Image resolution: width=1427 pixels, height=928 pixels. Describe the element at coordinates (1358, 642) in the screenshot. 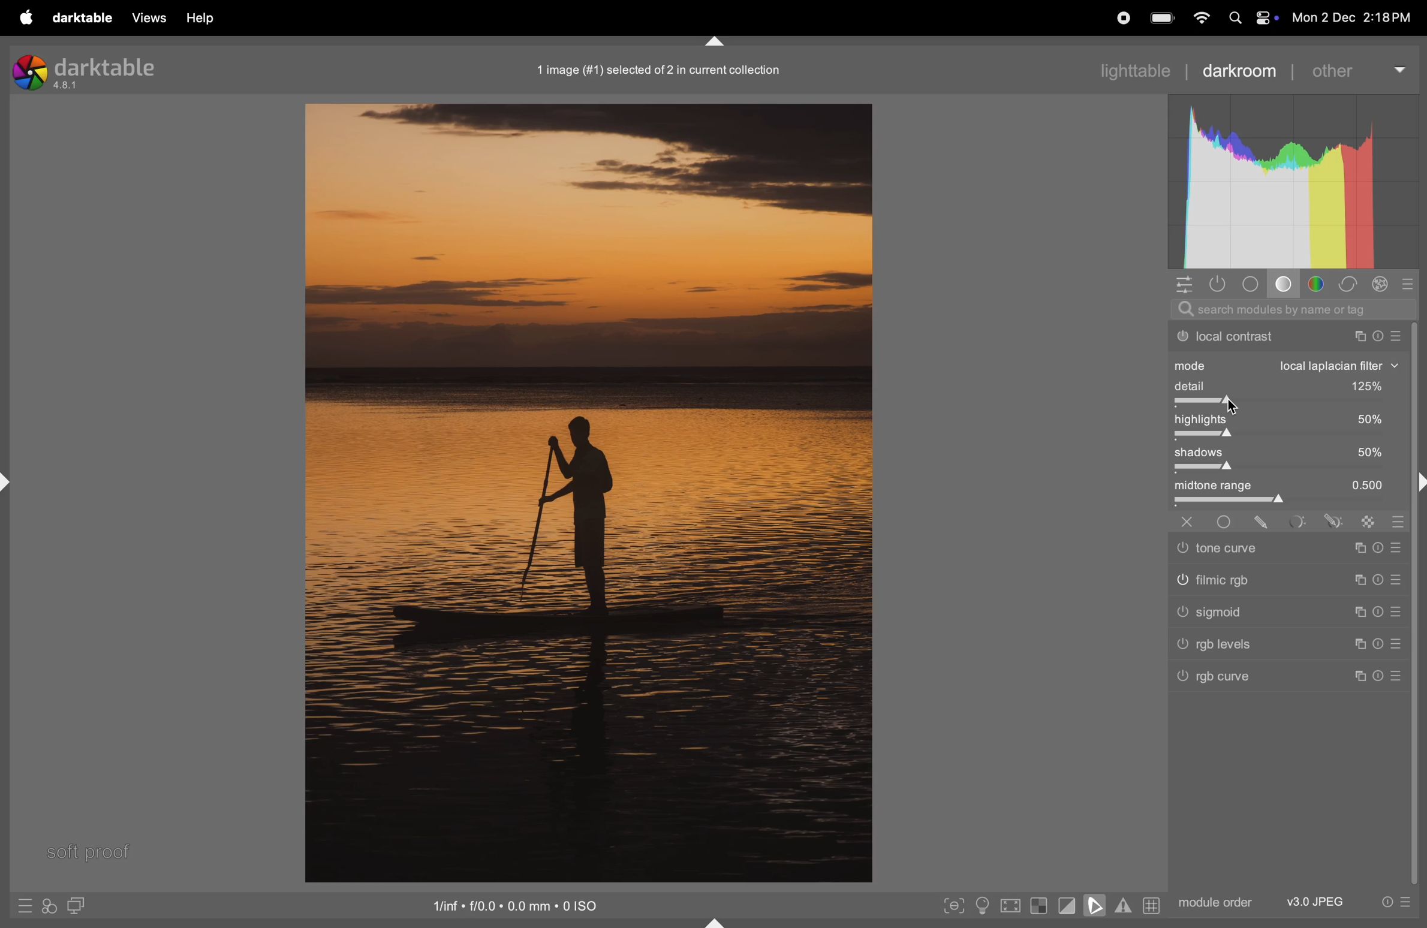

I see `sign ` at that location.